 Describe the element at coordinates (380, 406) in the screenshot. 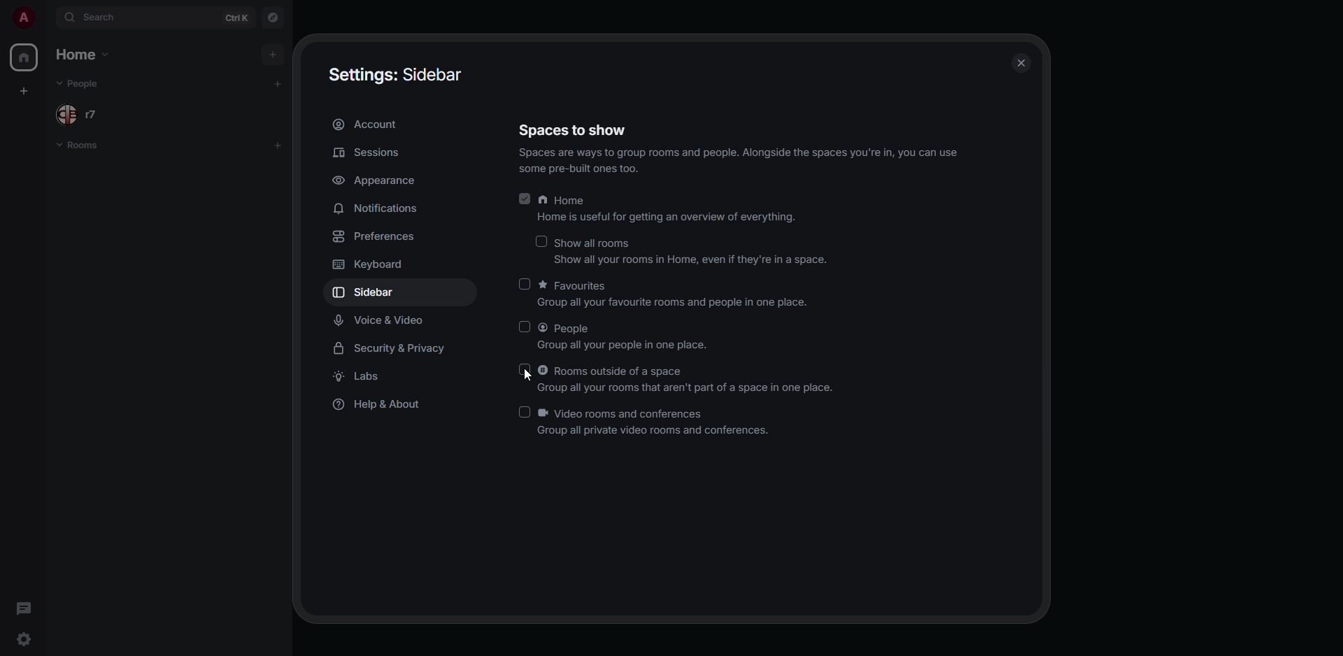

I see `help & about` at that location.